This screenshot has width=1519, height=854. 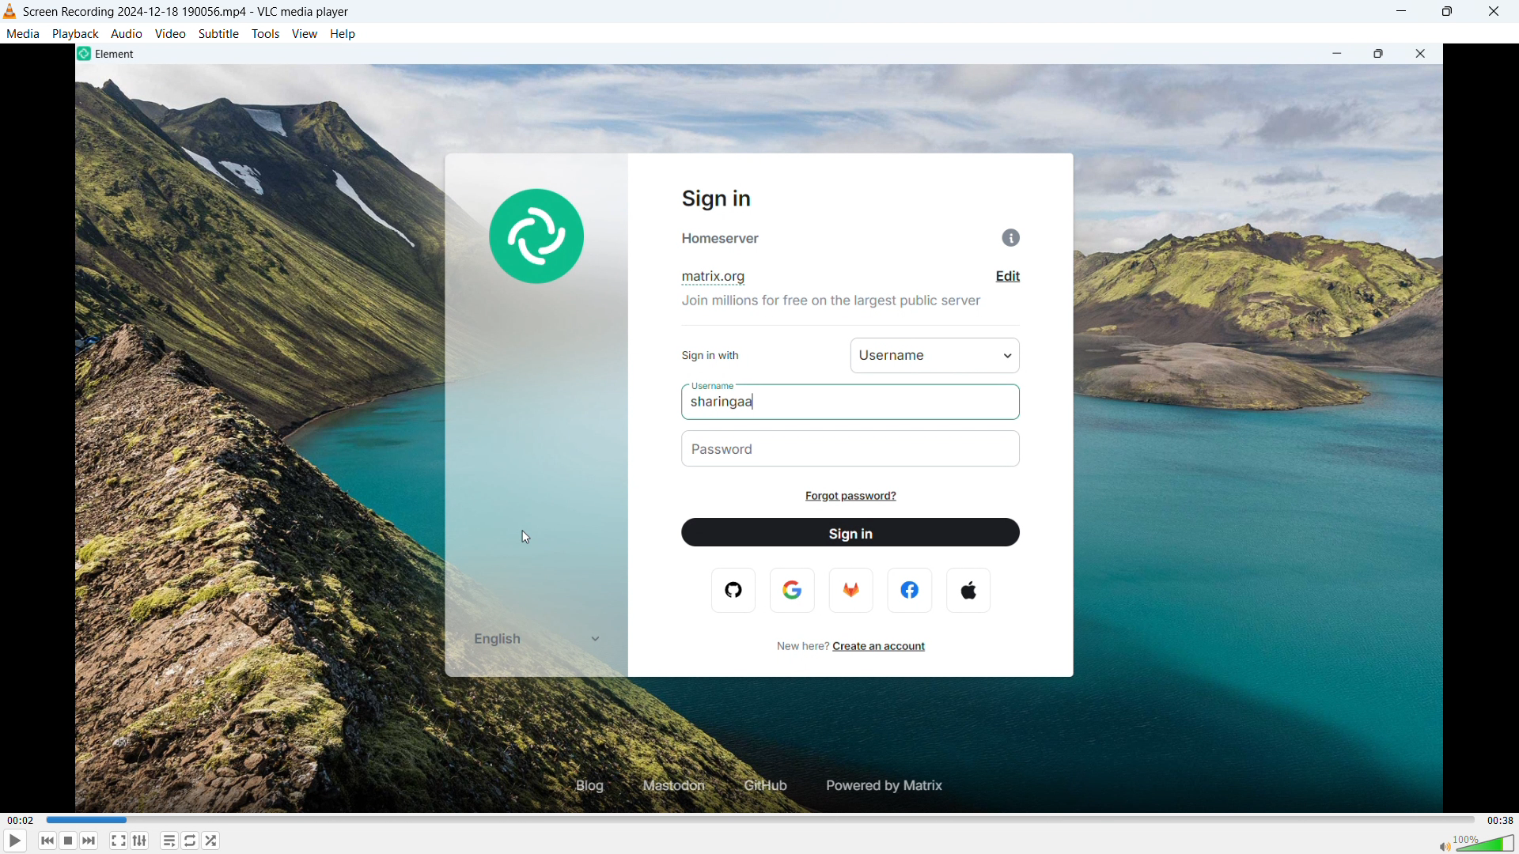 What do you see at coordinates (140, 841) in the screenshot?
I see `toggle playlist` at bounding box center [140, 841].